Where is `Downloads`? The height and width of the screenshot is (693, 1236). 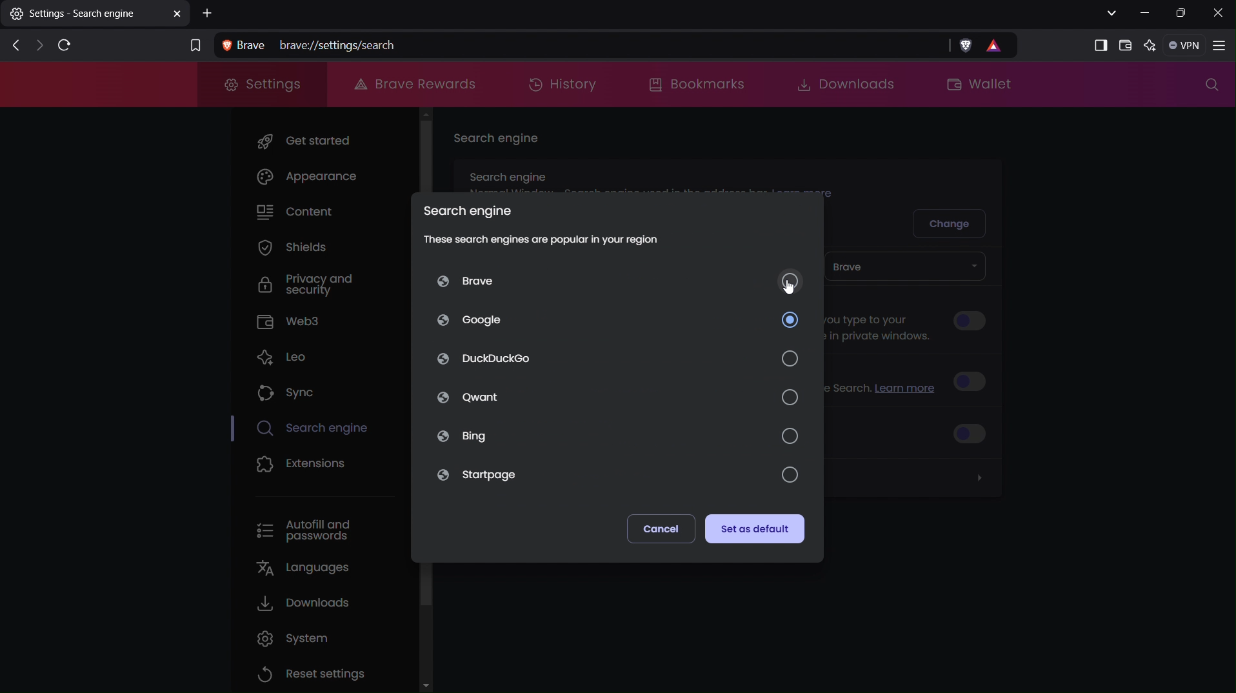 Downloads is located at coordinates (840, 84).